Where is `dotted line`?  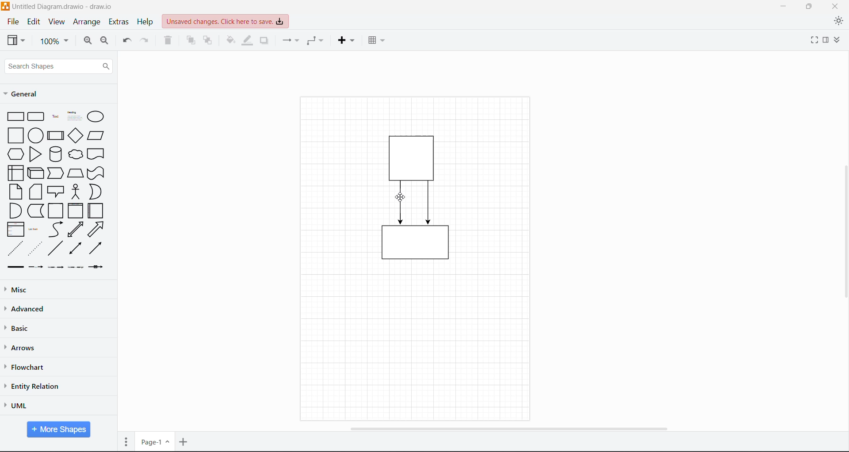
dotted line is located at coordinates (35, 248).